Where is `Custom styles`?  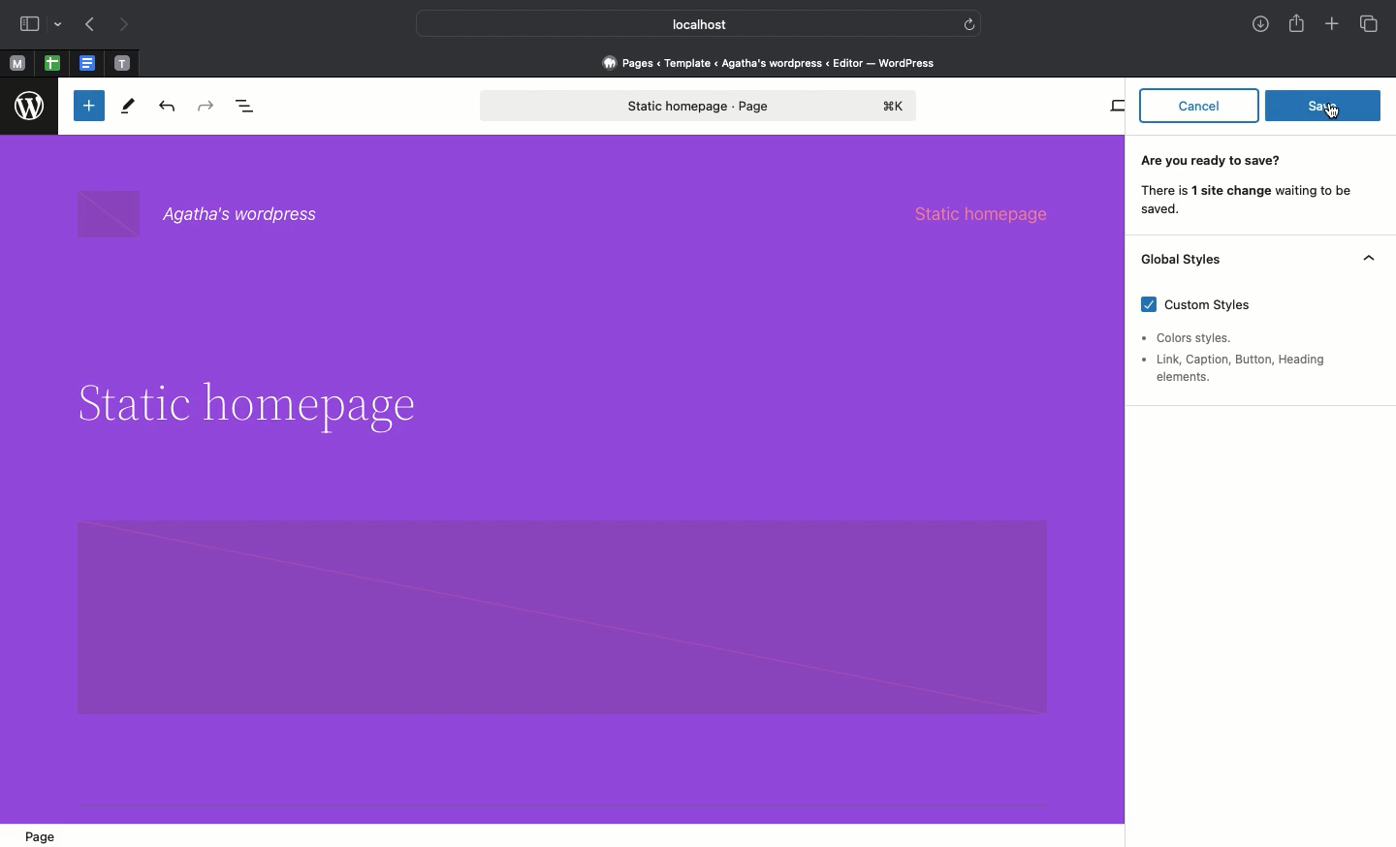
Custom styles is located at coordinates (1205, 308).